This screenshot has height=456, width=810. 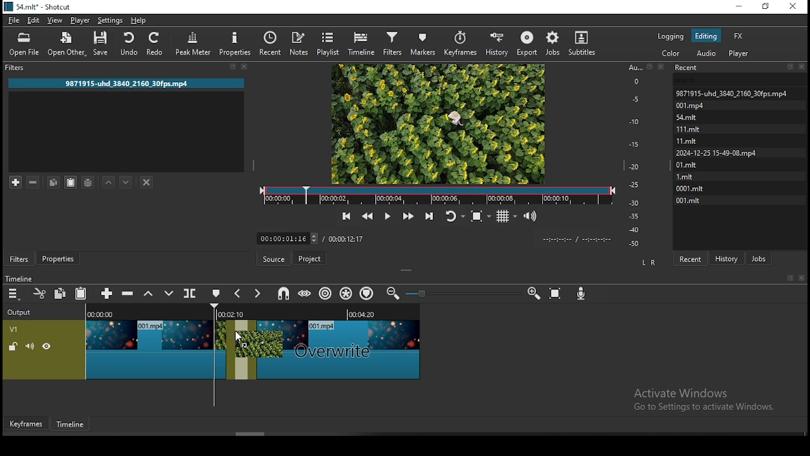 What do you see at coordinates (132, 84) in the screenshot?
I see `9871915-uhd 3840 2160 30fps.mp4` at bounding box center [132, 84].